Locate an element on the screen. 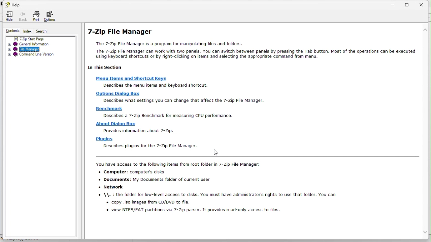 The width and height of the screenshot is (431, 242). cursor is located at coordinates (214, 151).